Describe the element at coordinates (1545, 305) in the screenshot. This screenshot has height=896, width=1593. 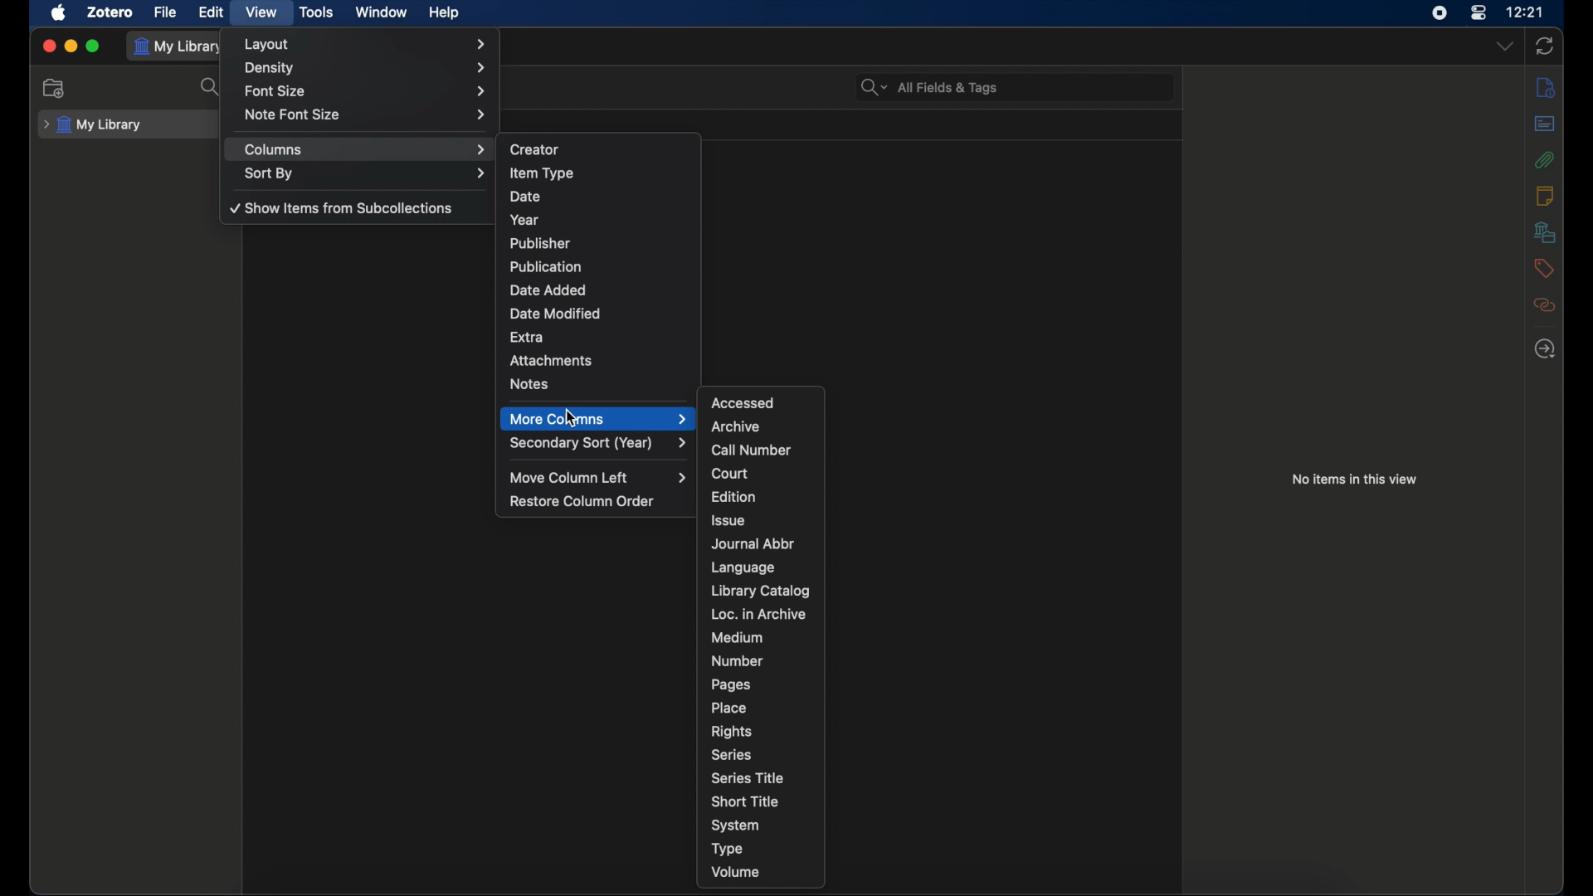
I see `attachments` at that location.